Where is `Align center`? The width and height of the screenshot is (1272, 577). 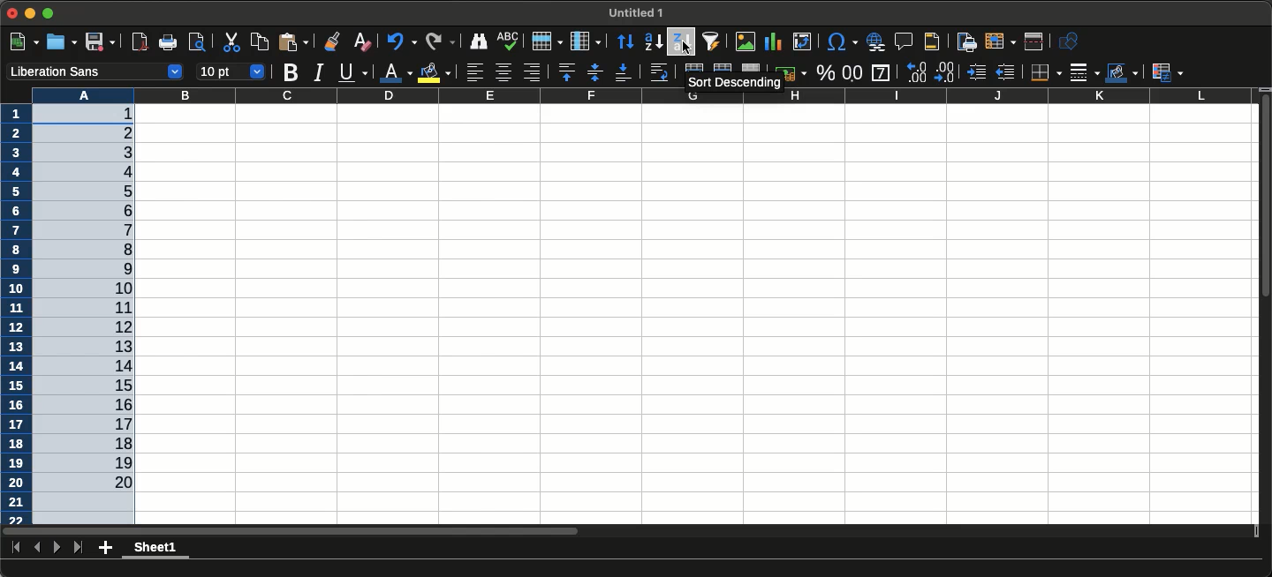
Align center is located at coordinates (503, 72).